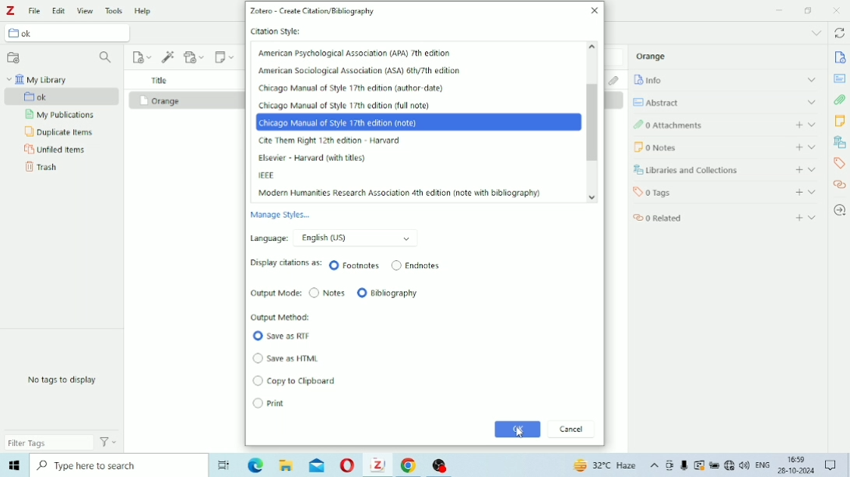  Describe the element at coordinates (839, 184) in the screenshot. I see `Related` at that location.